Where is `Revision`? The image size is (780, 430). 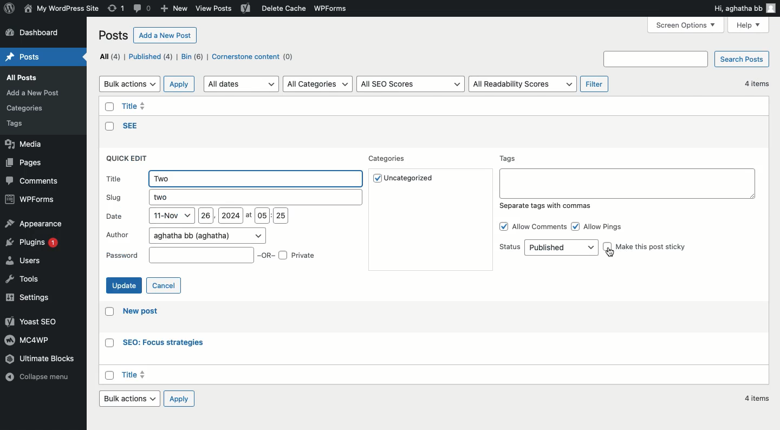 Revision is located at coordinates (116, 9).